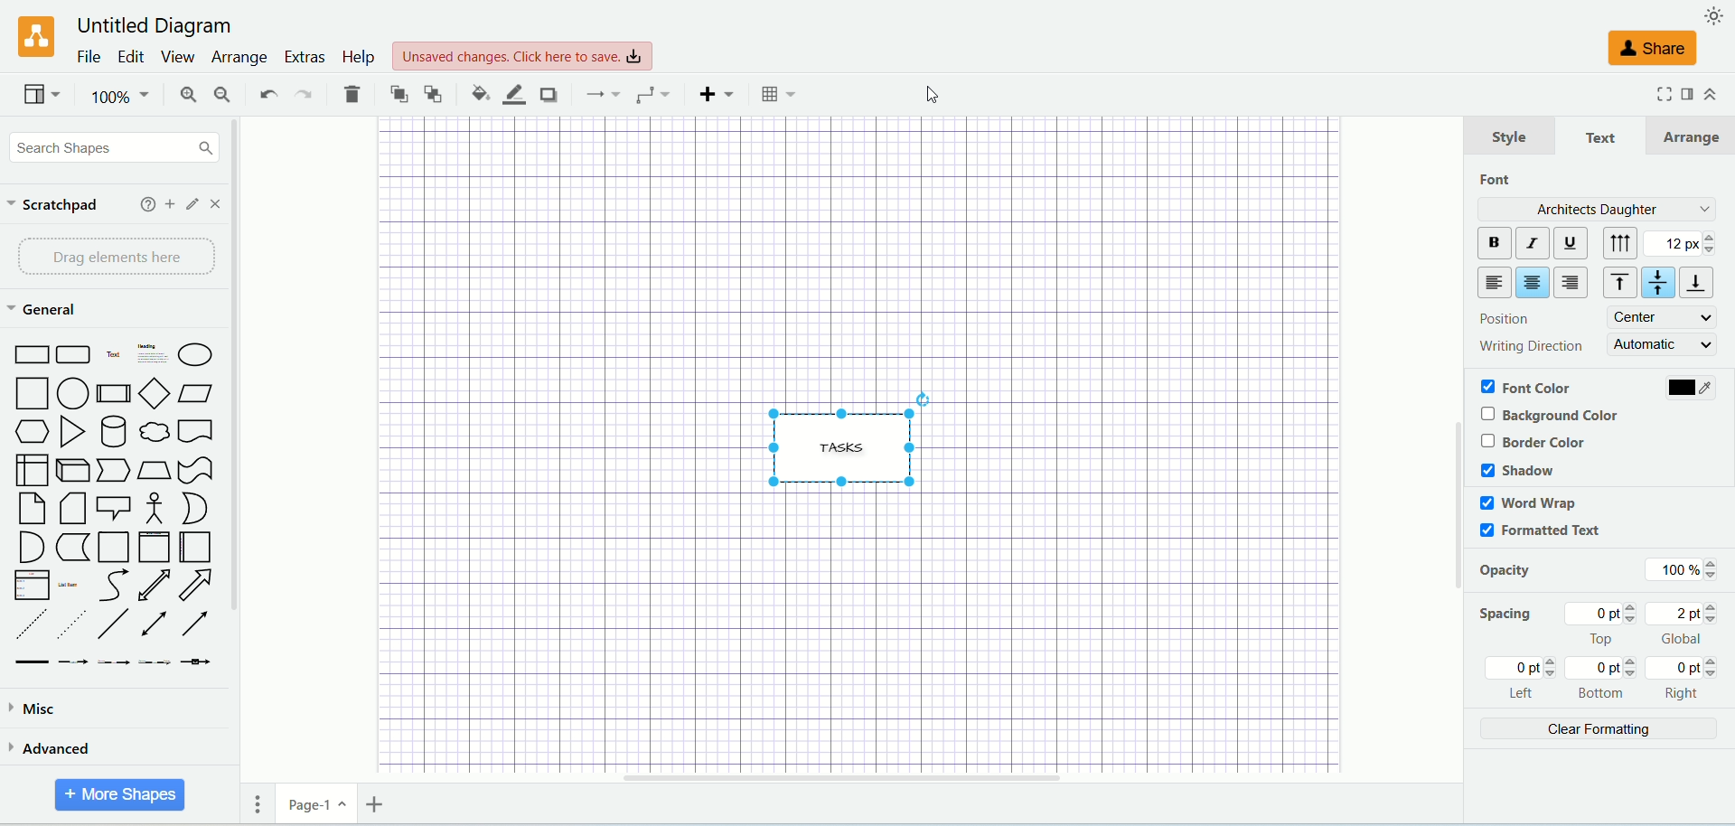 Image resolution: width=1735 pixels, height=826 pixels. Describe the element at coordinates (120, 795) in the screenshot. I see `more shapes` at that location.